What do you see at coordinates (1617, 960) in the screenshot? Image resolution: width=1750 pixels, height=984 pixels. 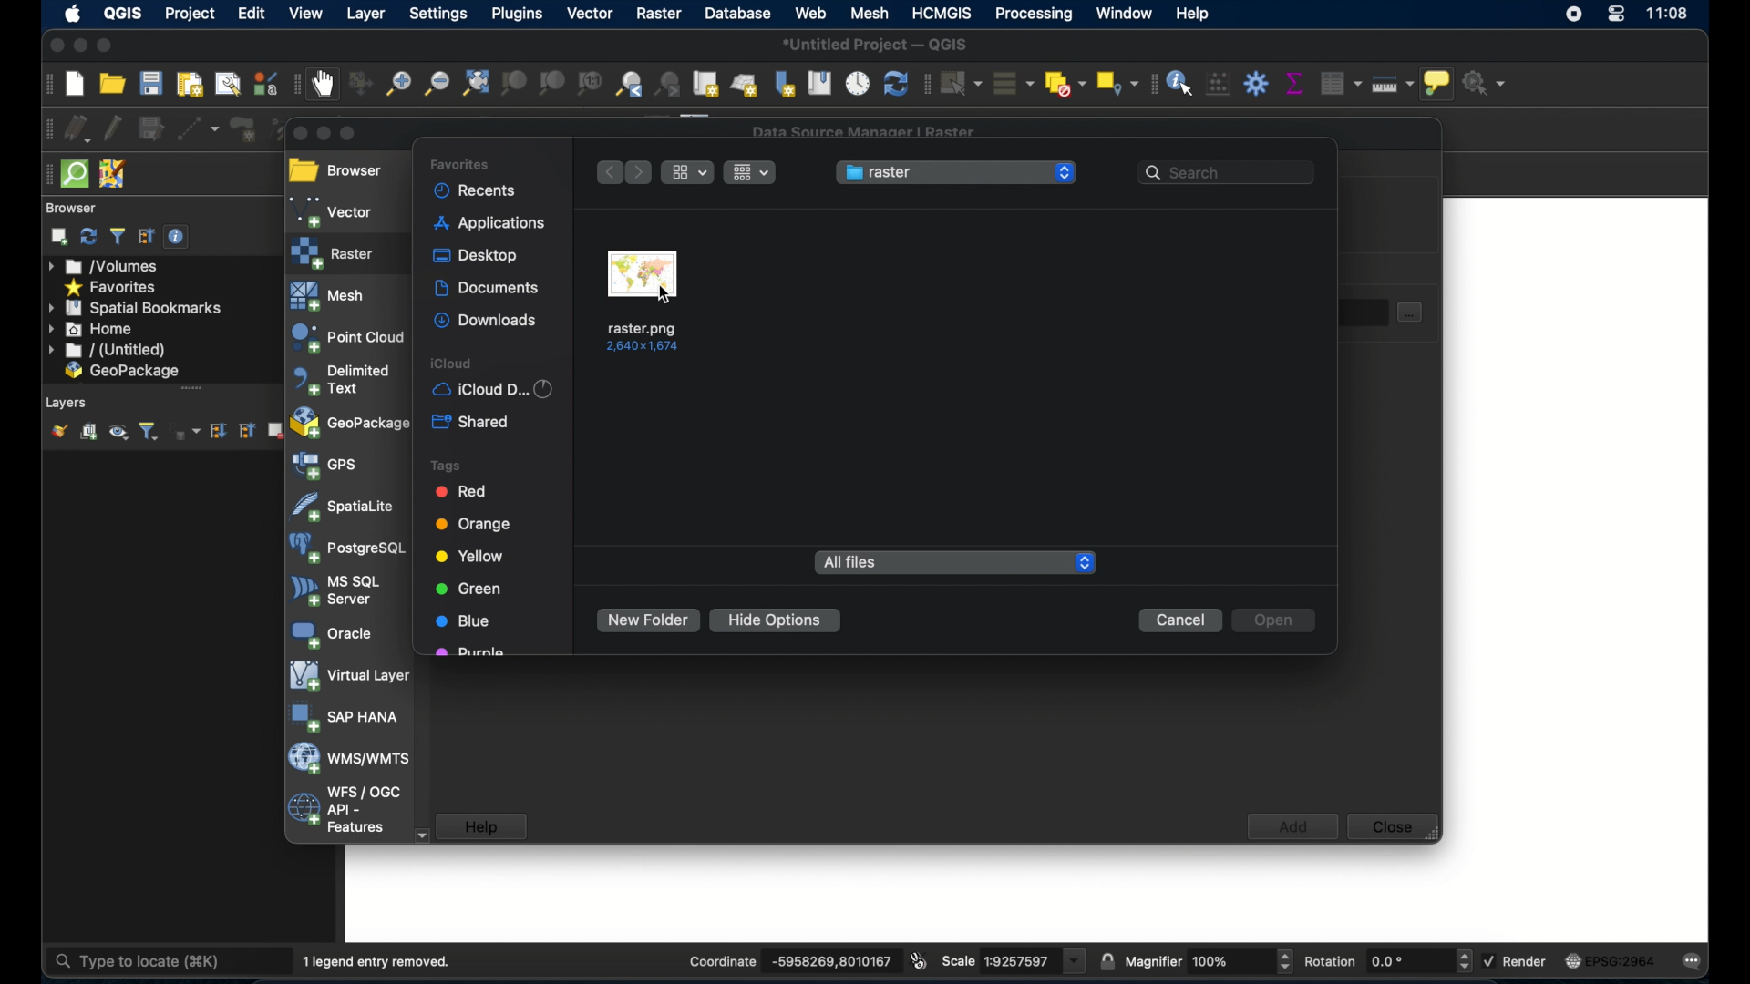 I see `current csr` at bounding box center [1617, 960].